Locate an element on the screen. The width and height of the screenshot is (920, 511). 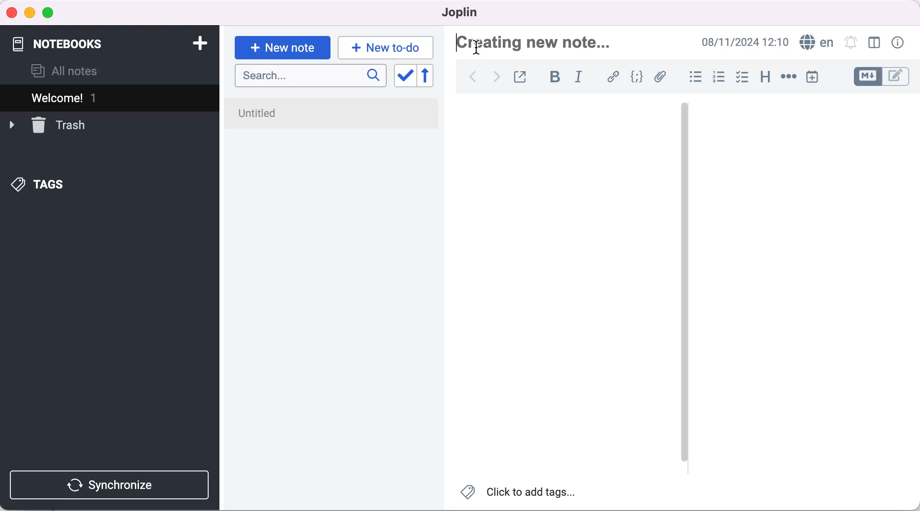
all notes is located at coordinates (75, 70).